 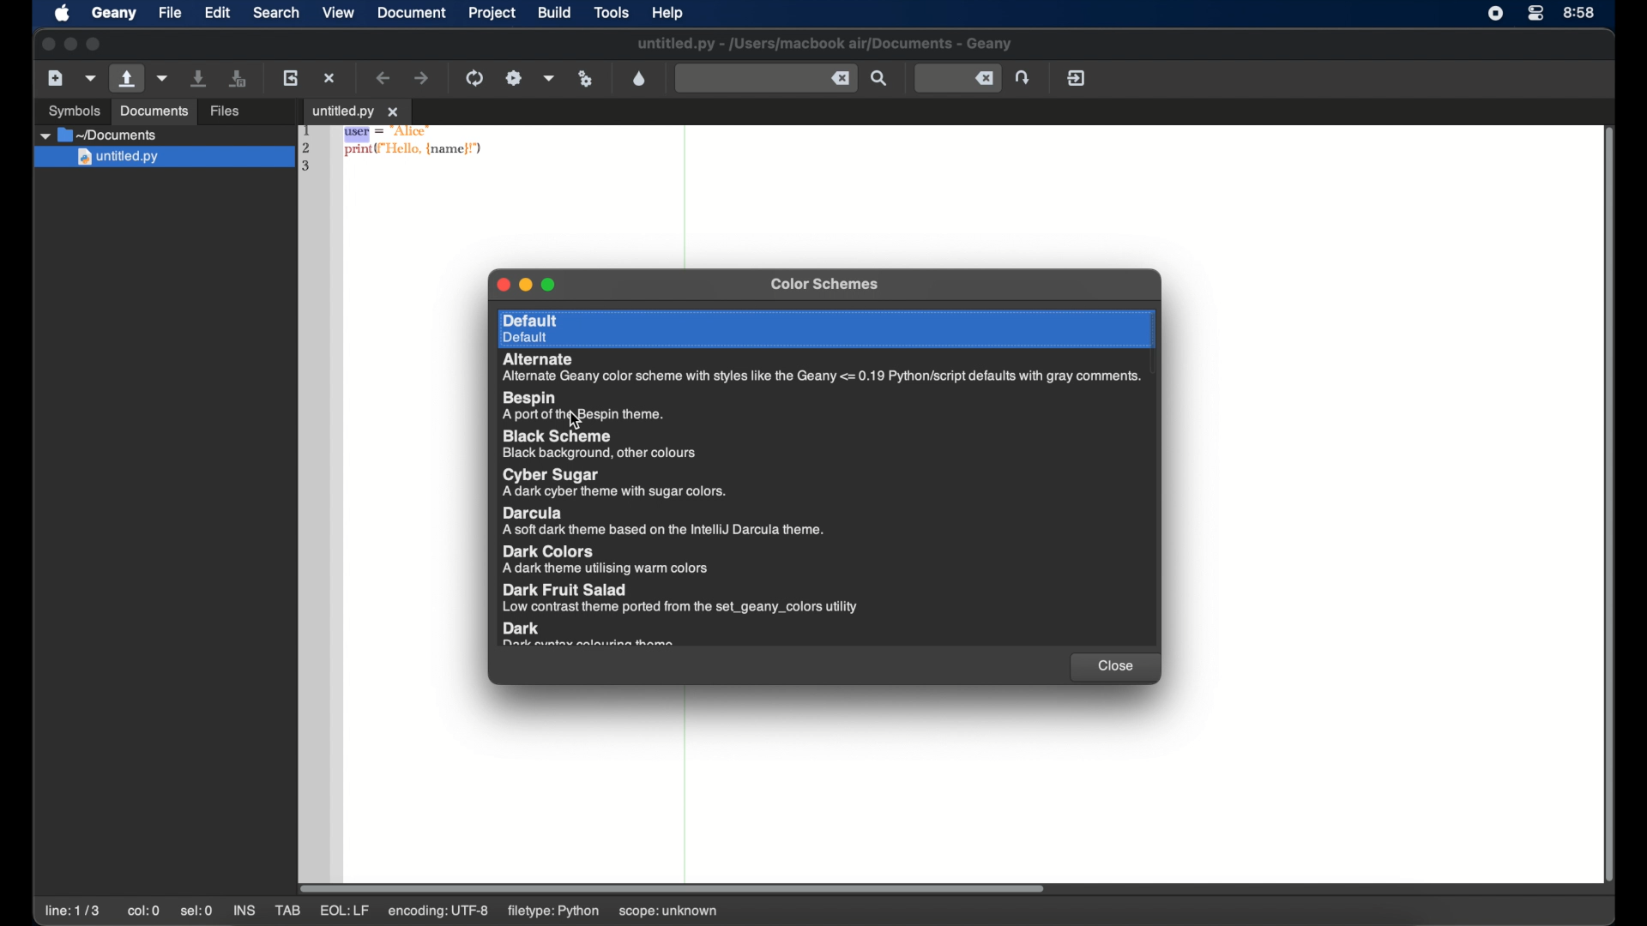 What do you see at coordinates (662, 522) in the screenshot?
I see `dracula` at bounding box center [662, 522].